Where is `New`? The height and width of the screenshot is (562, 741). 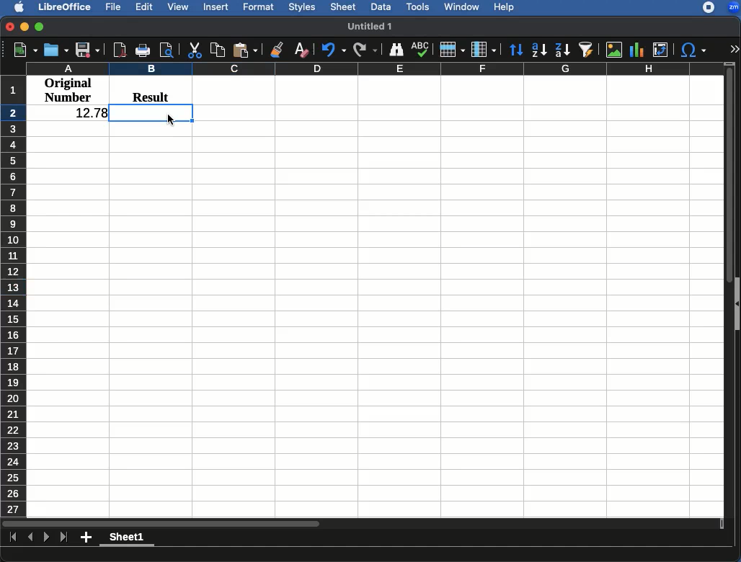
New is located at coordinates (19, 50).